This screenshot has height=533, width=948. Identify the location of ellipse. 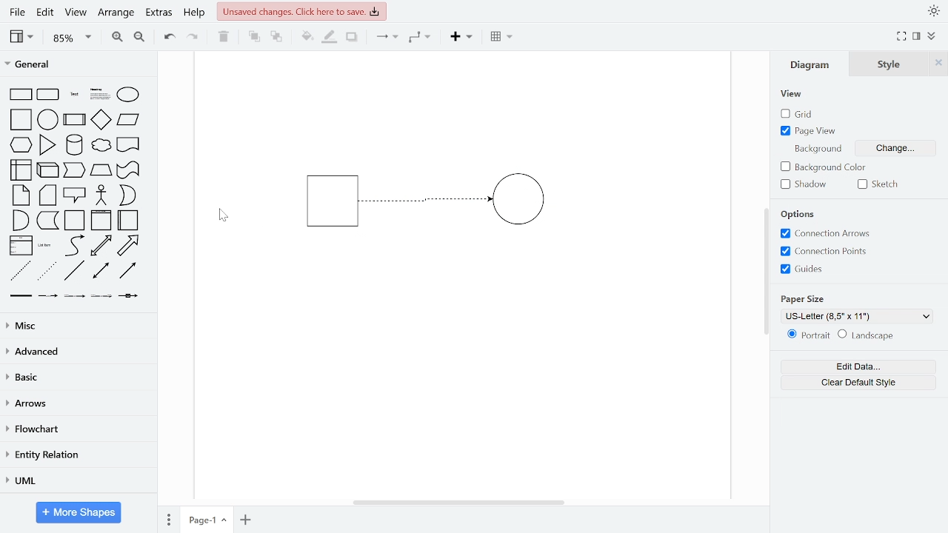
(131, 95).